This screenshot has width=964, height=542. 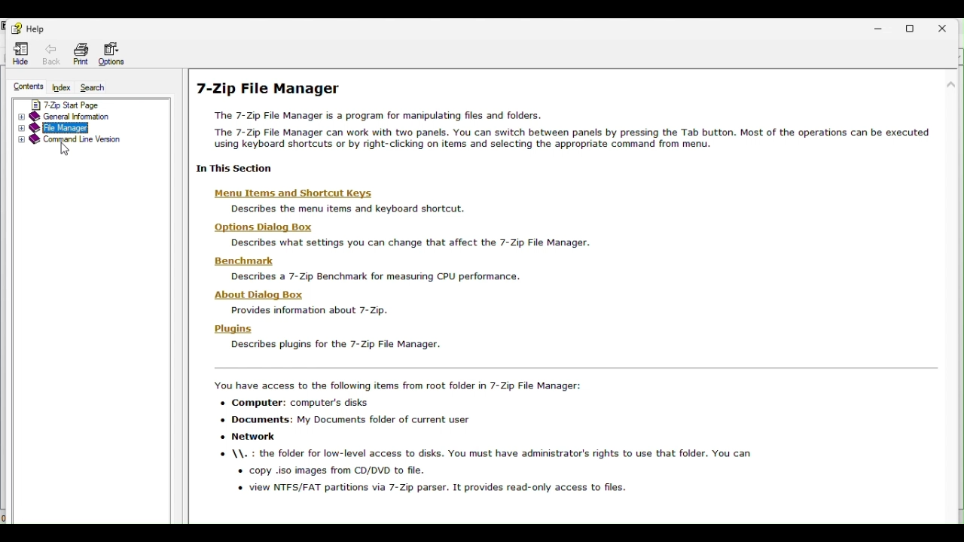 I want to click on File manager, so click(x=60, y=129).